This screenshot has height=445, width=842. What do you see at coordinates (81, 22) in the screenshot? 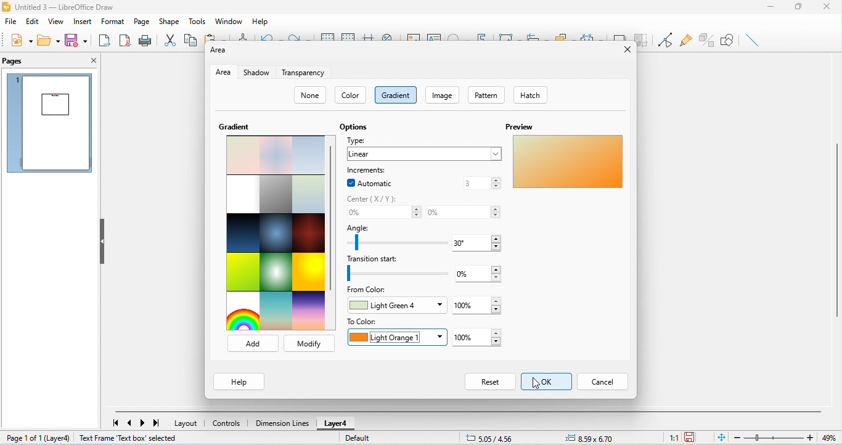
I see `insert` at bounding box center [81, 22].